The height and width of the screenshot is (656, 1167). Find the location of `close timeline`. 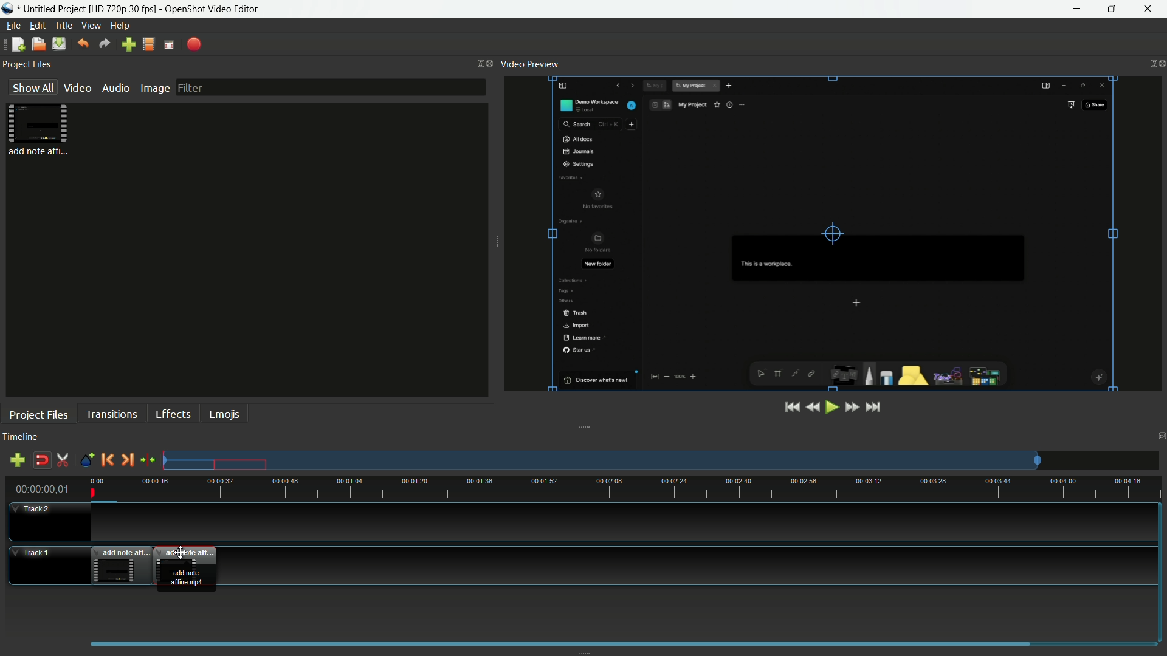

close timeline is located at coordinates (1160, 435).